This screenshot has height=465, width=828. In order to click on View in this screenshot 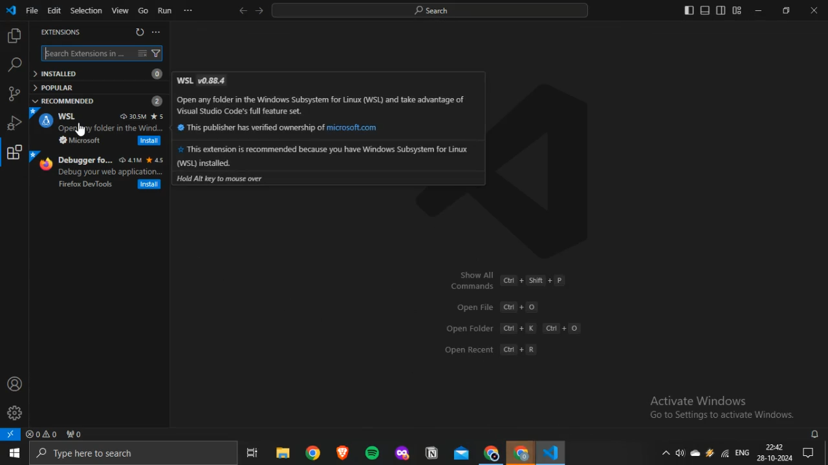, I will do `click(120, 10)`.